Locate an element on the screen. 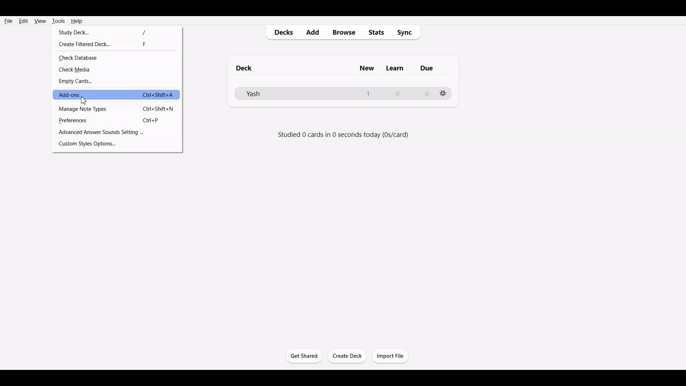  Empty Cards is located at coordinates (117, 81).